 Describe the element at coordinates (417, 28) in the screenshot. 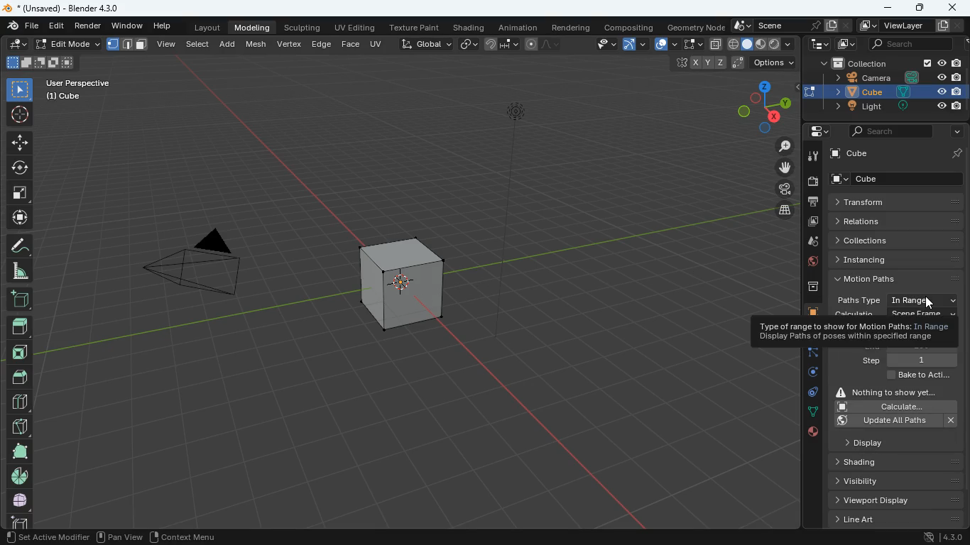

I see `texture` at that location.